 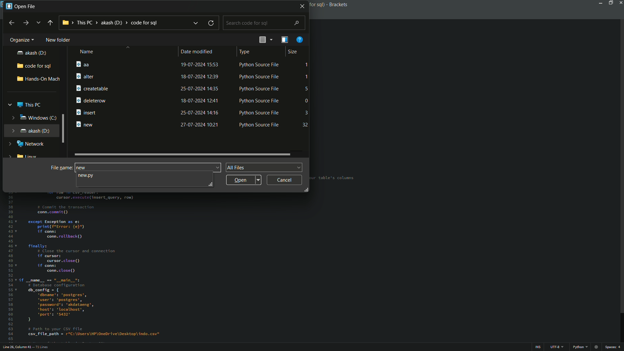 What do you see at coordinates (257, 64) in the screenshot?
I see `Python Source File` at bounding box center [257, 64].